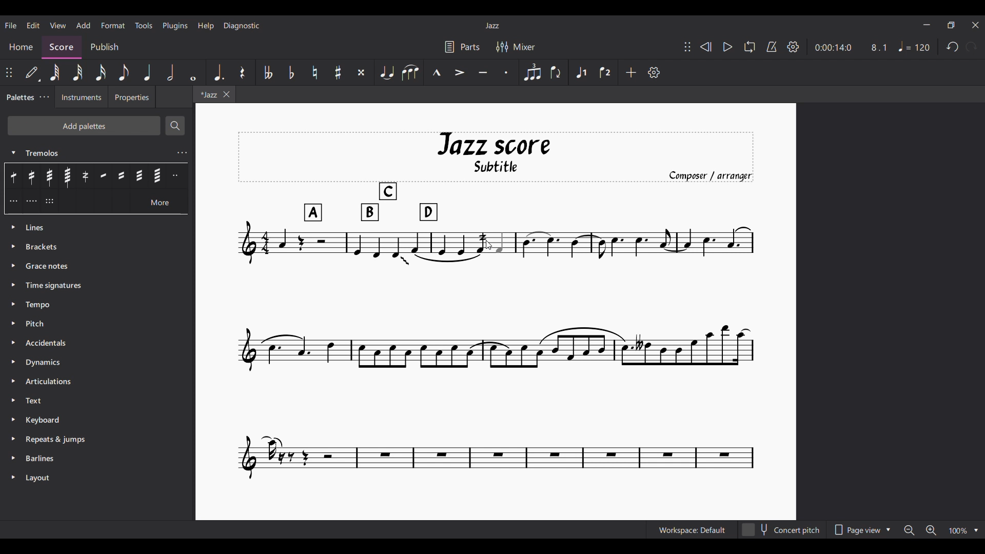  What do you see at coordinates (98, 324) in the screenshot?
I see `Pitch` at bounding box center [98, 324].